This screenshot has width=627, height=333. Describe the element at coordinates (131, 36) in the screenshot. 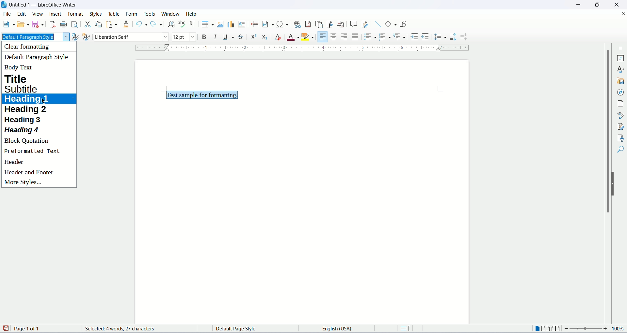

I see `font name` at that location.